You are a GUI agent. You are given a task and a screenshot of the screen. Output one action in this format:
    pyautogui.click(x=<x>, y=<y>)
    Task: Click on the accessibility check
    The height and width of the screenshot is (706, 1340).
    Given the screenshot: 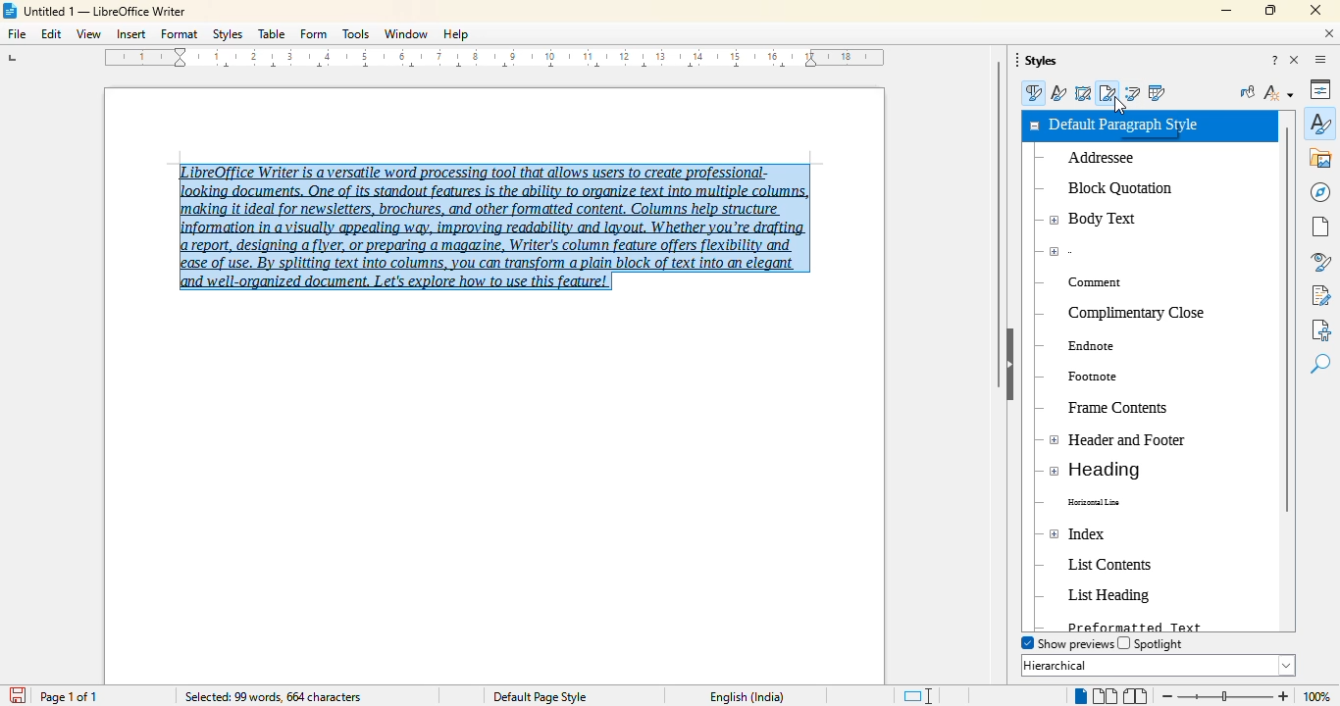 What is the action you would take?
    pyautogui.click(x=1320, y=329)
    